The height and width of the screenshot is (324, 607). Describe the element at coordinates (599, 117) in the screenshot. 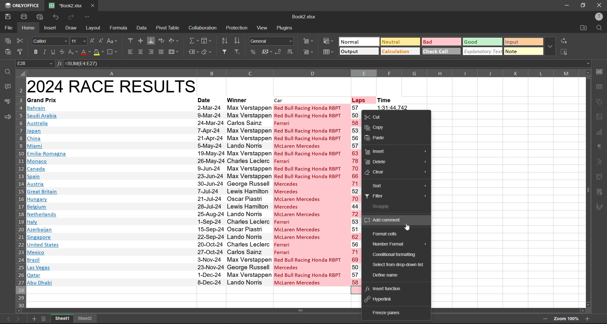

I see `images` at that location.